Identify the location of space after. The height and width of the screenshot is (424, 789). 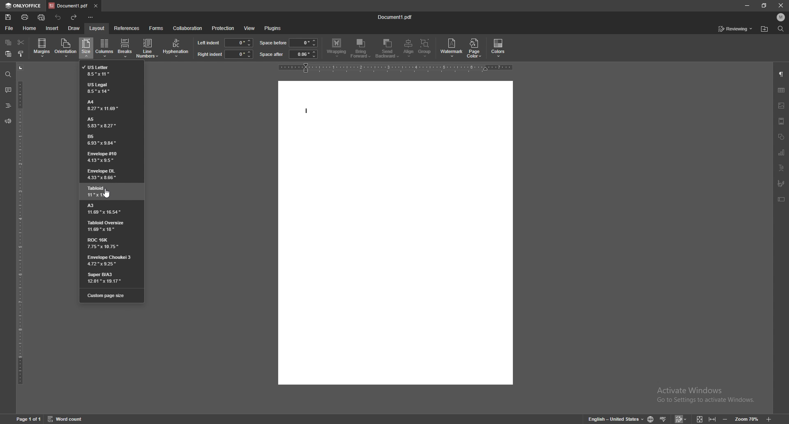
(272, 54).